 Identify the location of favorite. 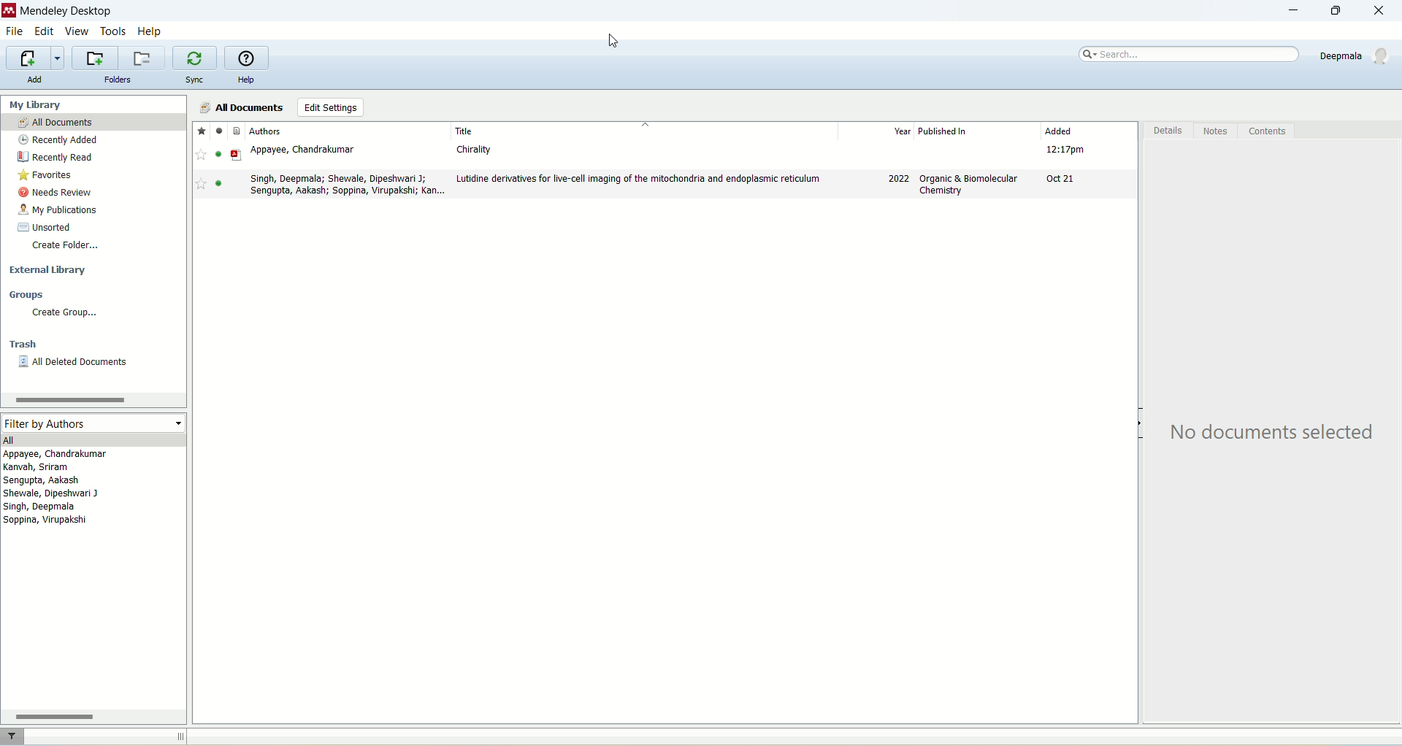
(200, 130).